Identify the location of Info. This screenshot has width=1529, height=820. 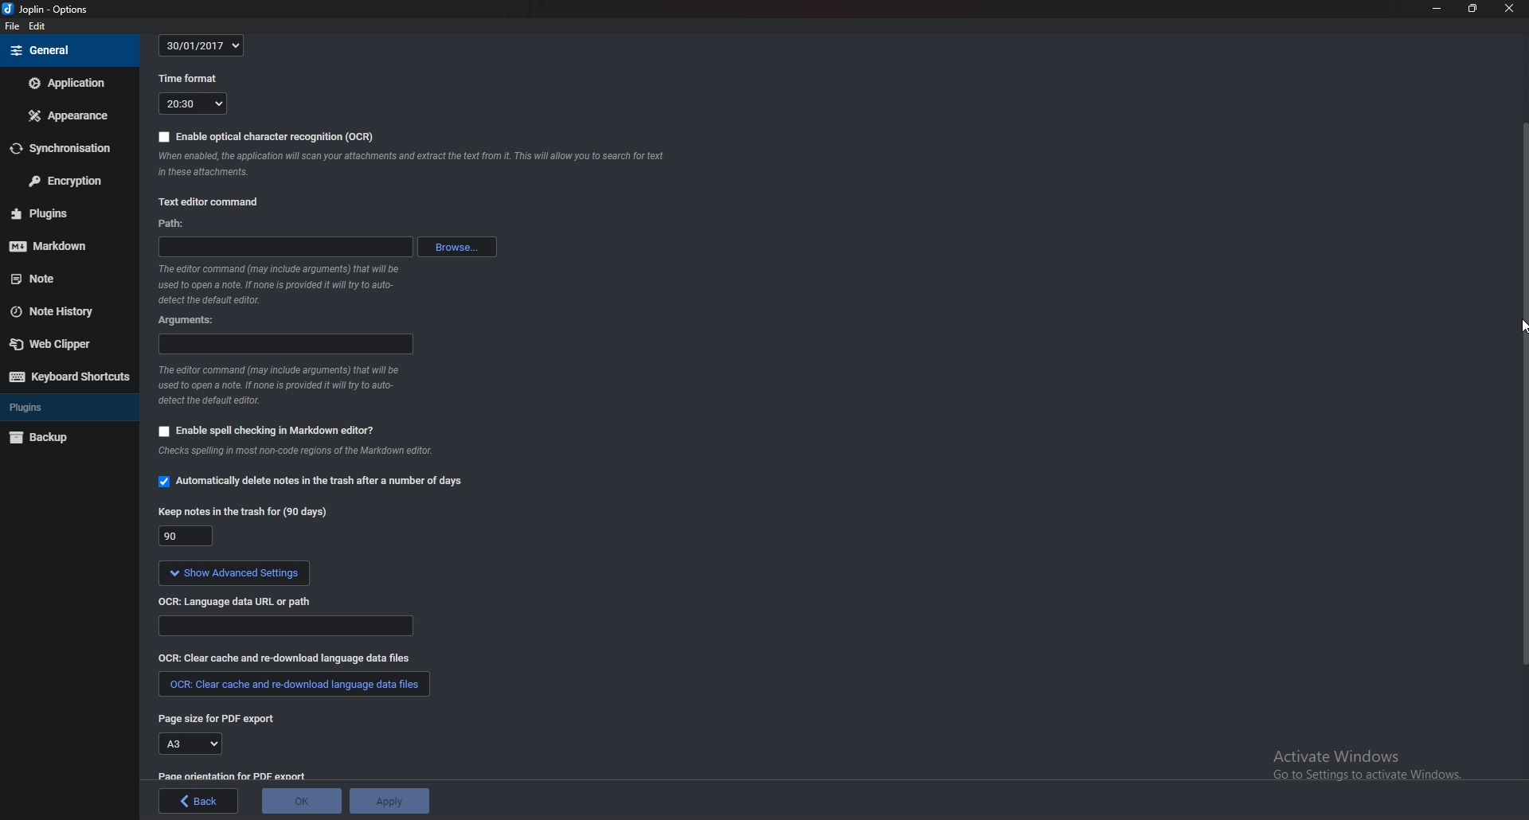
(285, 283).